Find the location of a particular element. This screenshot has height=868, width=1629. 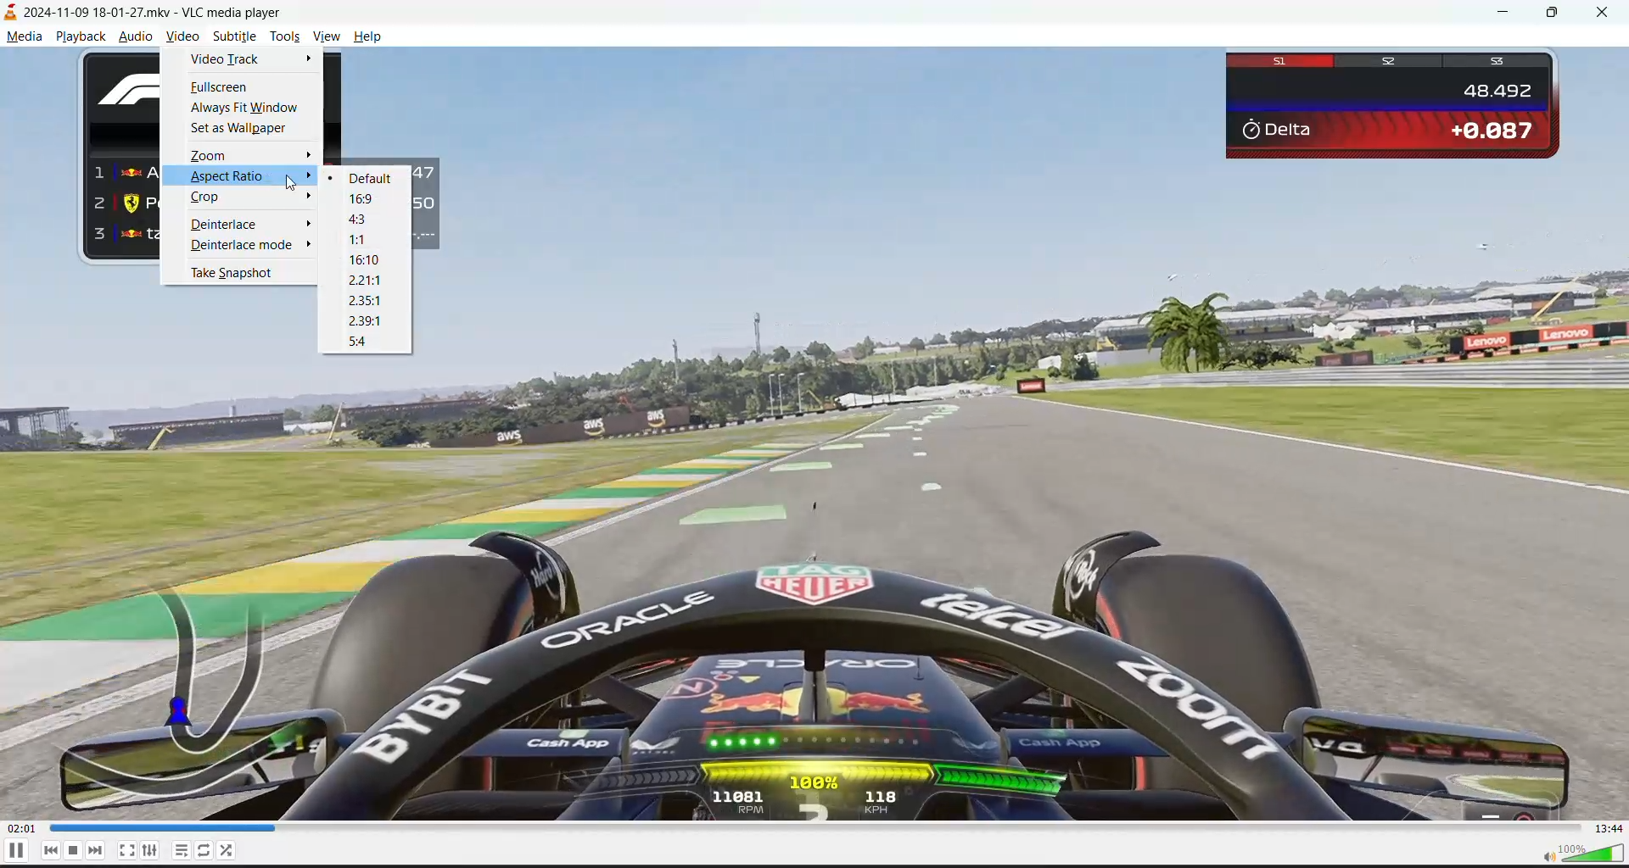

5:4 is located at coordinates (359, 340).